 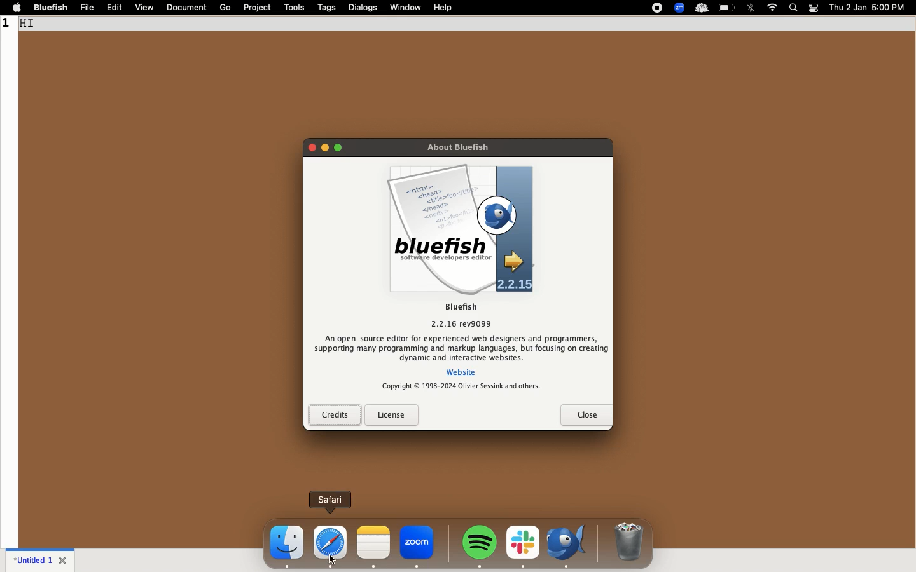 What do you see at coordinates (34, 23) in the screenshot?
I see `HI` at bounding box center [34, 23].